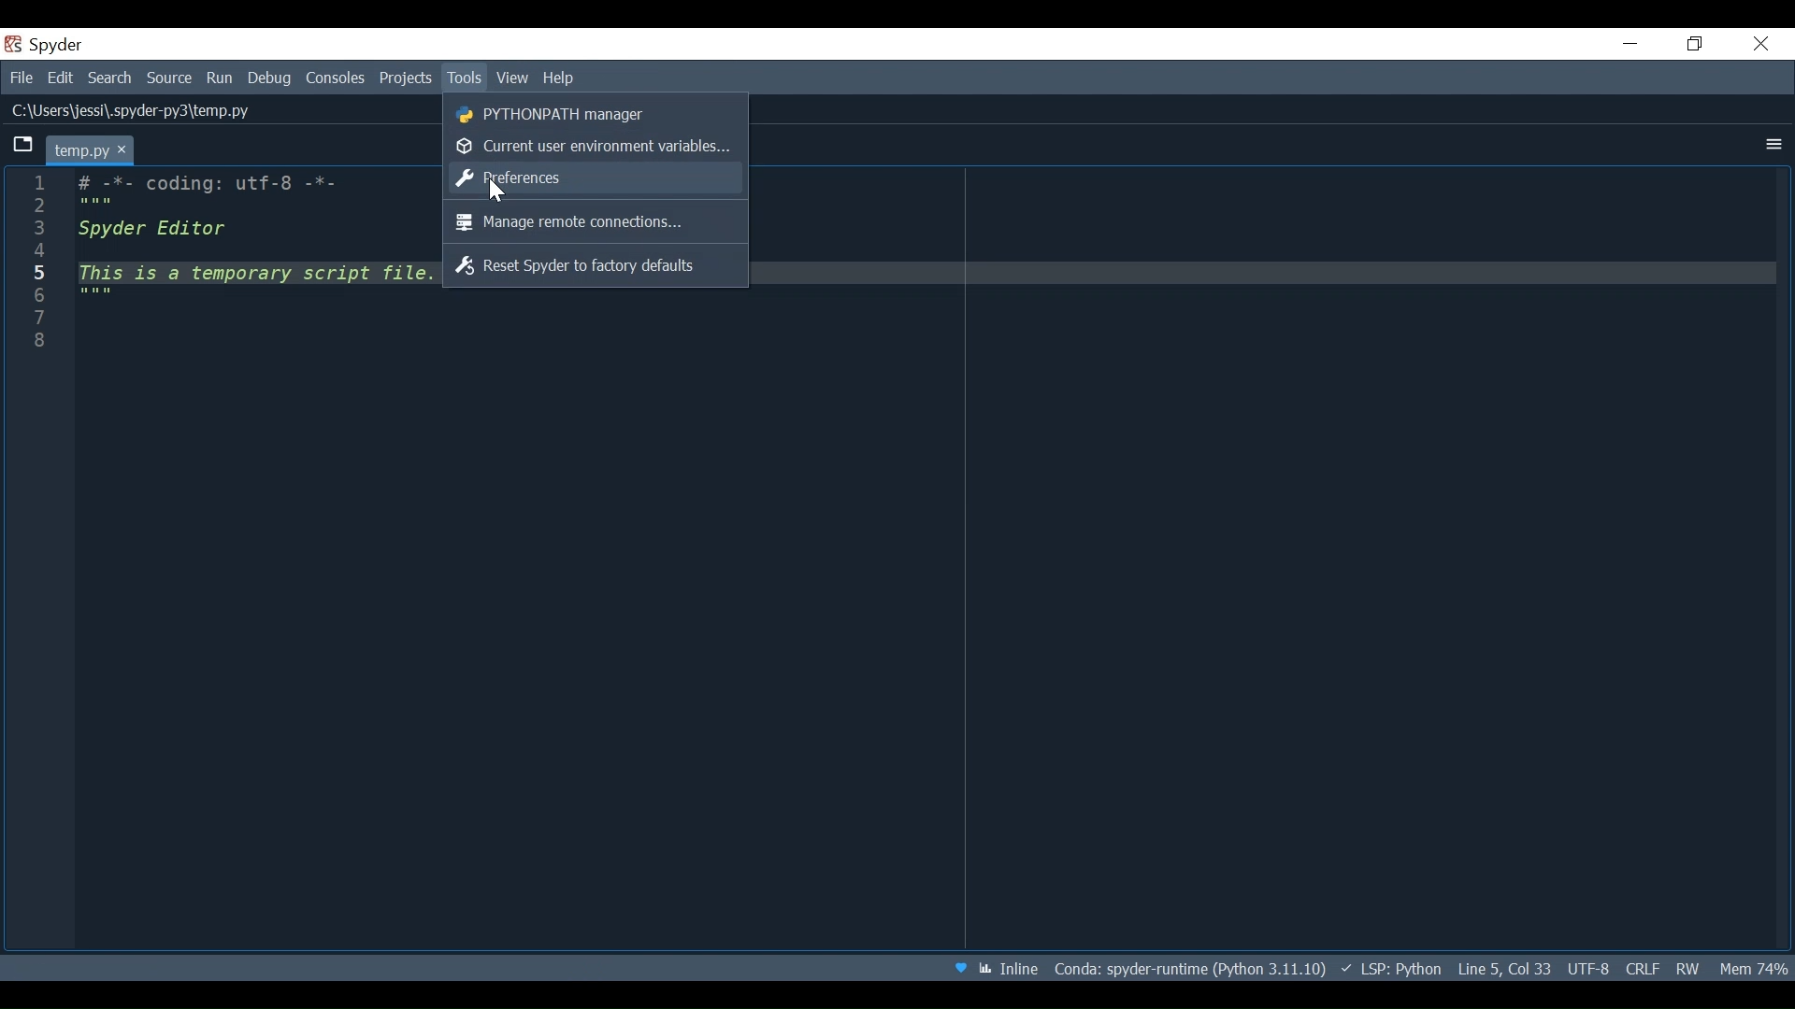  Describe the element at coordinates (1759, 43) in the screenshot. I see `Close` at that location.